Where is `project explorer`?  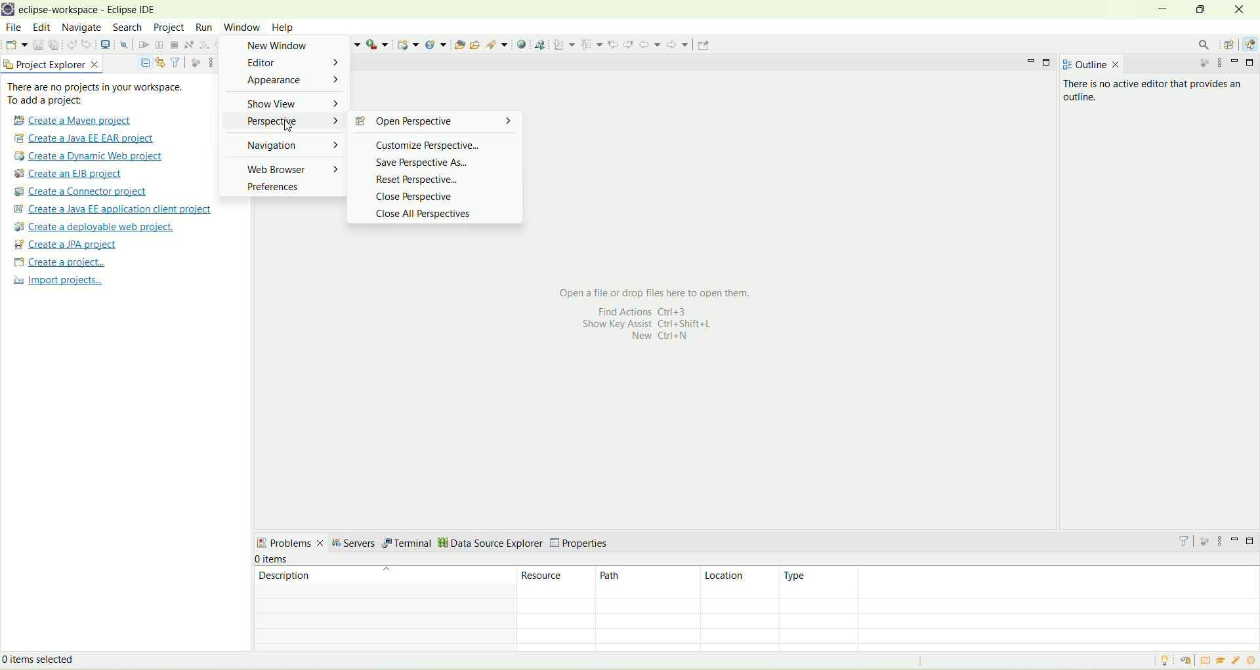 project explorer is located at coordinates (52, 64).